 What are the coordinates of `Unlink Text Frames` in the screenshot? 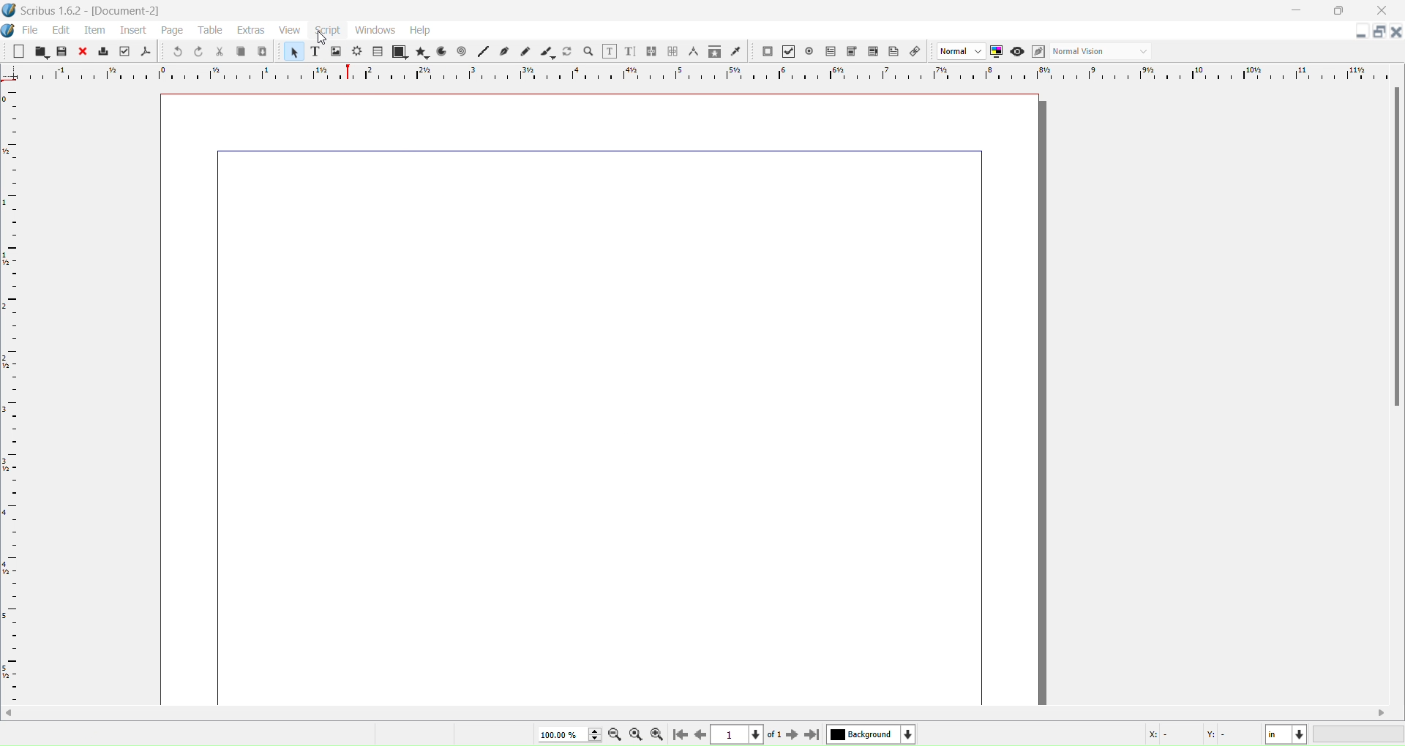 It's located at (672, 52).